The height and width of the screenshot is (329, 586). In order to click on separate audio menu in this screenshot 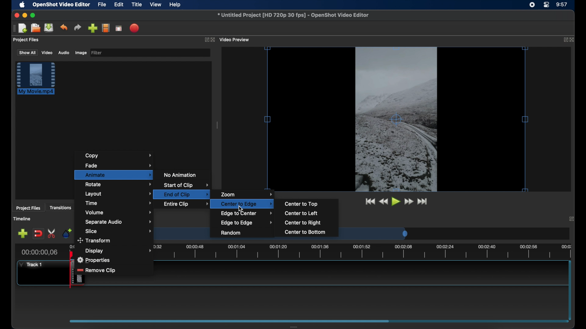, I will do `click(119, 222)`.